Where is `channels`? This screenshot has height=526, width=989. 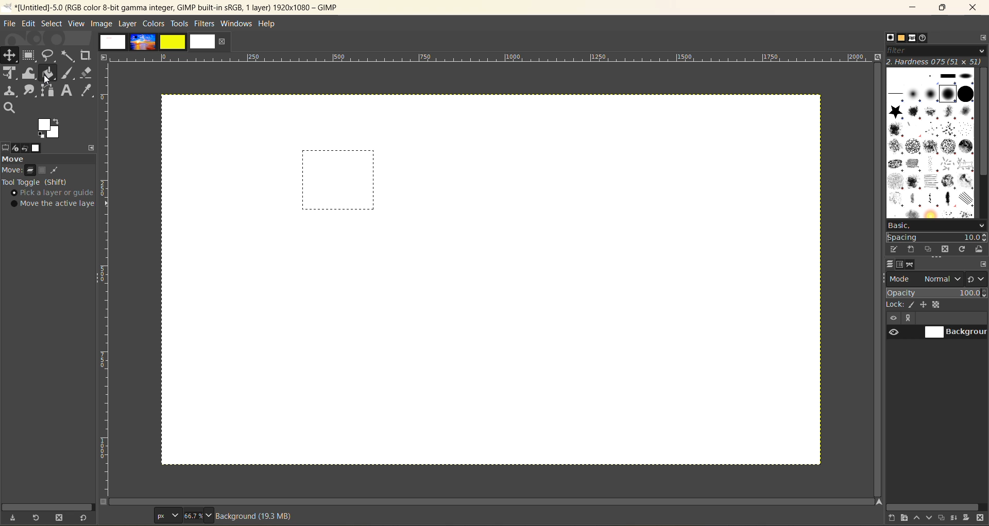
channels is located at coordinates (900, 267).